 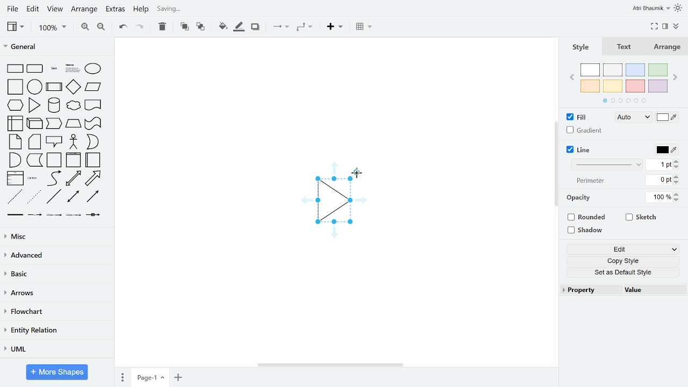 I want to click on add page, so click(x=177, y=376).